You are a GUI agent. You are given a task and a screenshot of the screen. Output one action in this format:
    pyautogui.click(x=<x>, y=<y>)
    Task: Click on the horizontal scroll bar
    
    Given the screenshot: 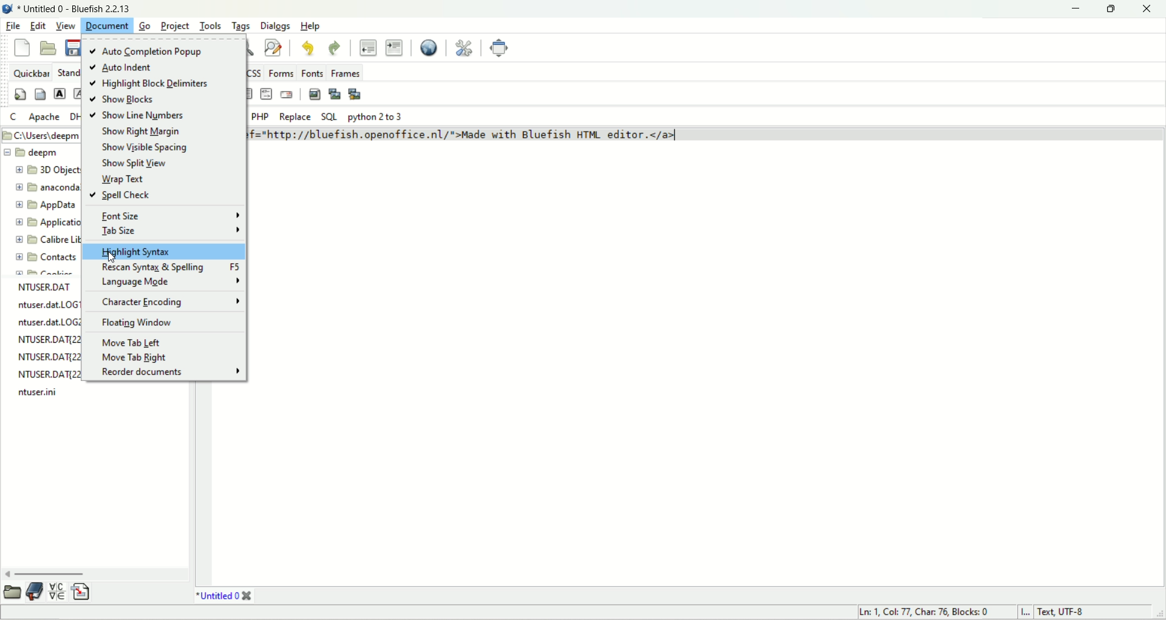 What is the action you would take?
    pyautogui.click(x=97, y=571)
    